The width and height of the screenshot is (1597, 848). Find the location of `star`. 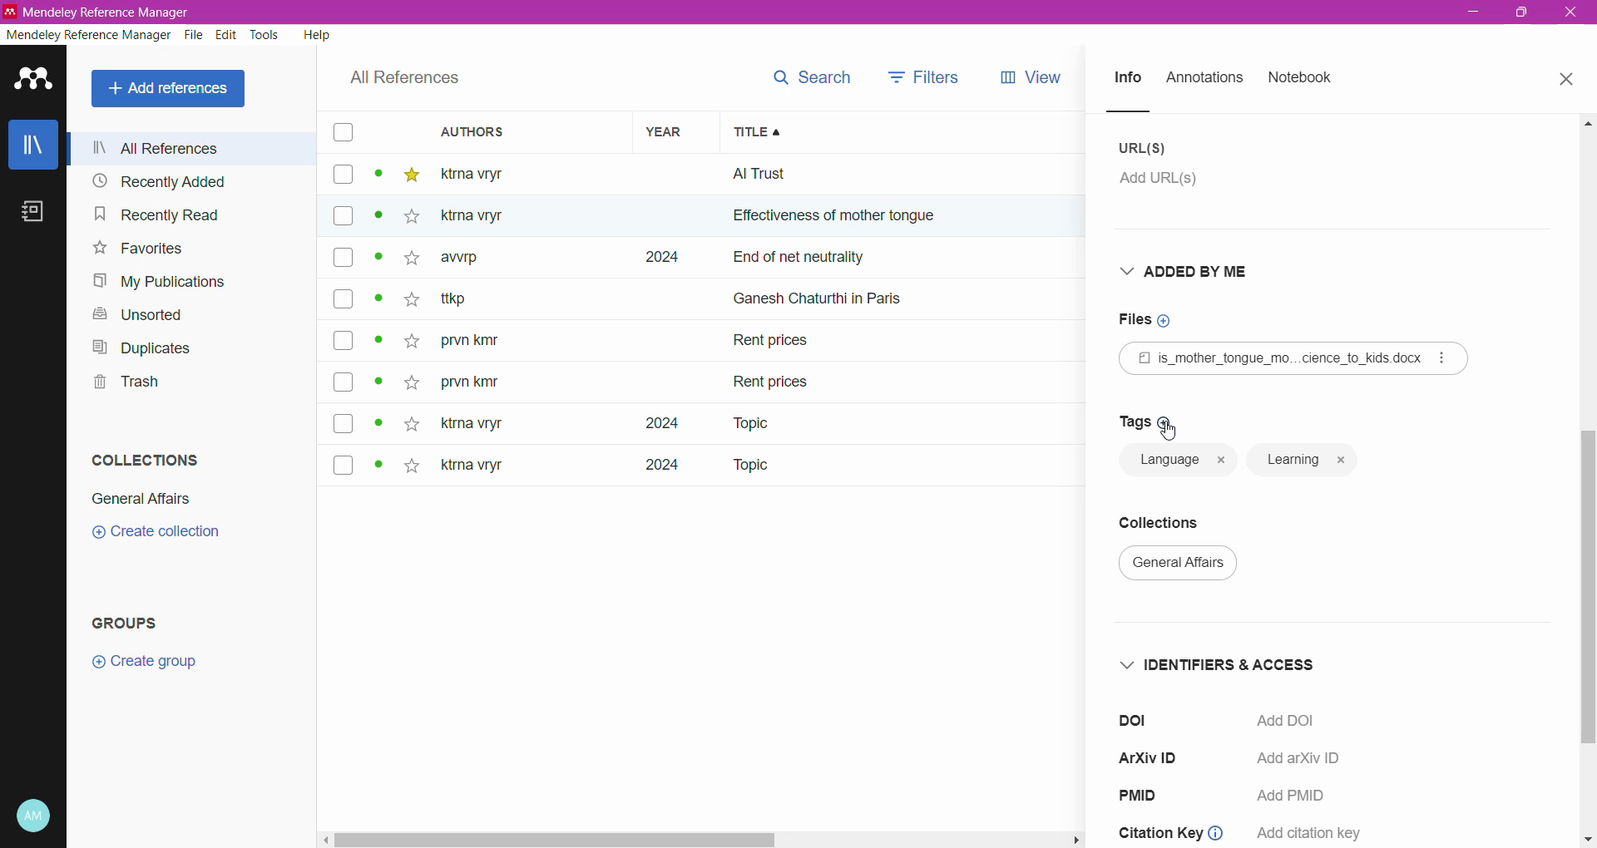

star is located at coordinates (408, 219).